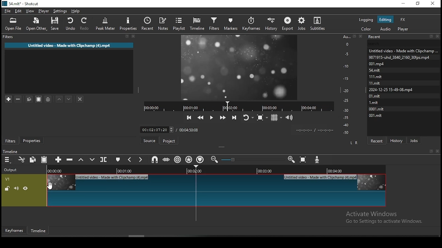  Describe the element at coordinates (105, 25) in the screenshot. I see `peak meter` at that location.